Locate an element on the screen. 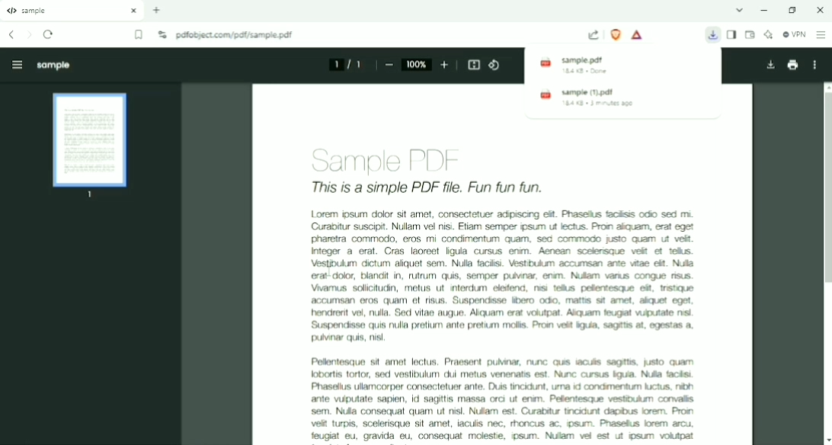 This screenshot has width=832, height=445. Wallet is located at coordinates (750, 35).